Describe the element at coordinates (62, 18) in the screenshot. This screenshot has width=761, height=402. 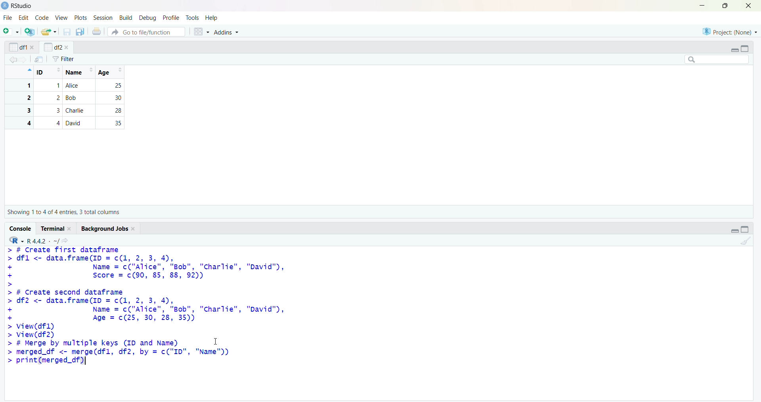
I see `view` at that location.